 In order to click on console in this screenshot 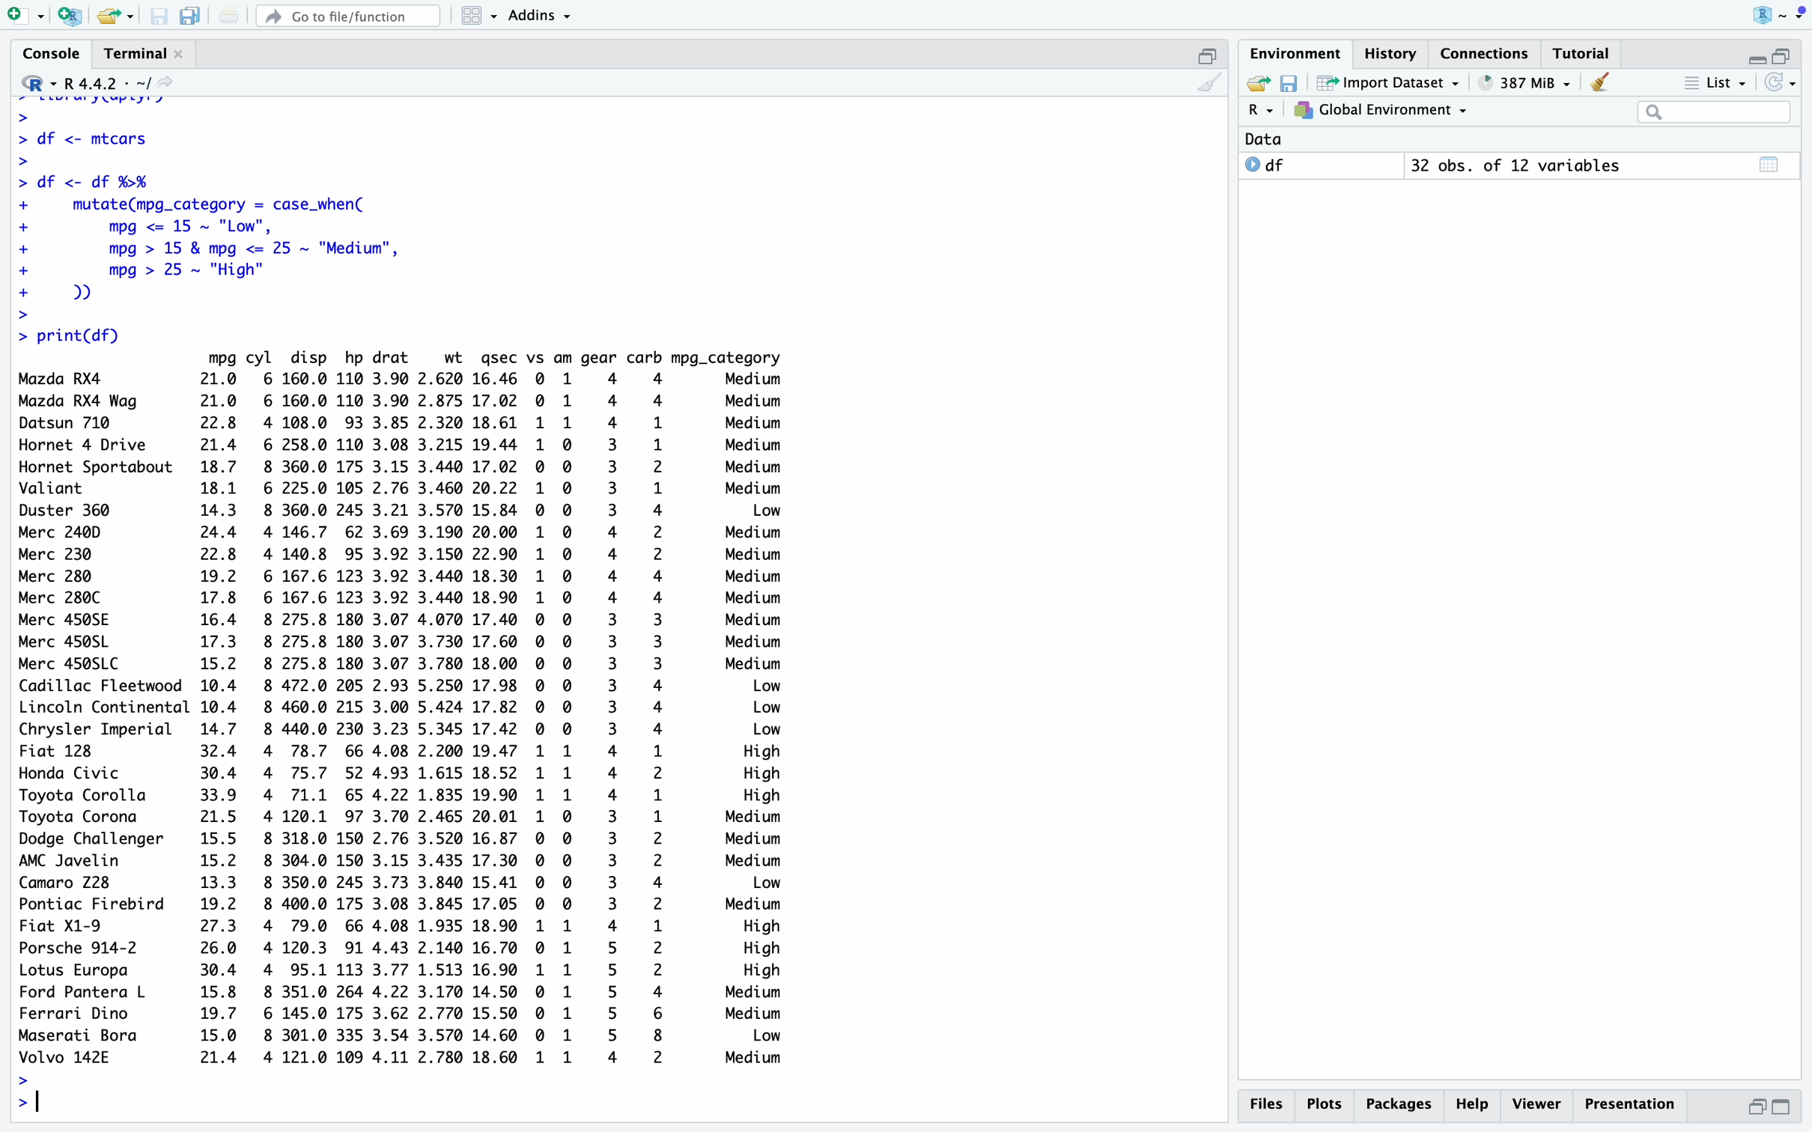, I will do `click(55, 52)`.